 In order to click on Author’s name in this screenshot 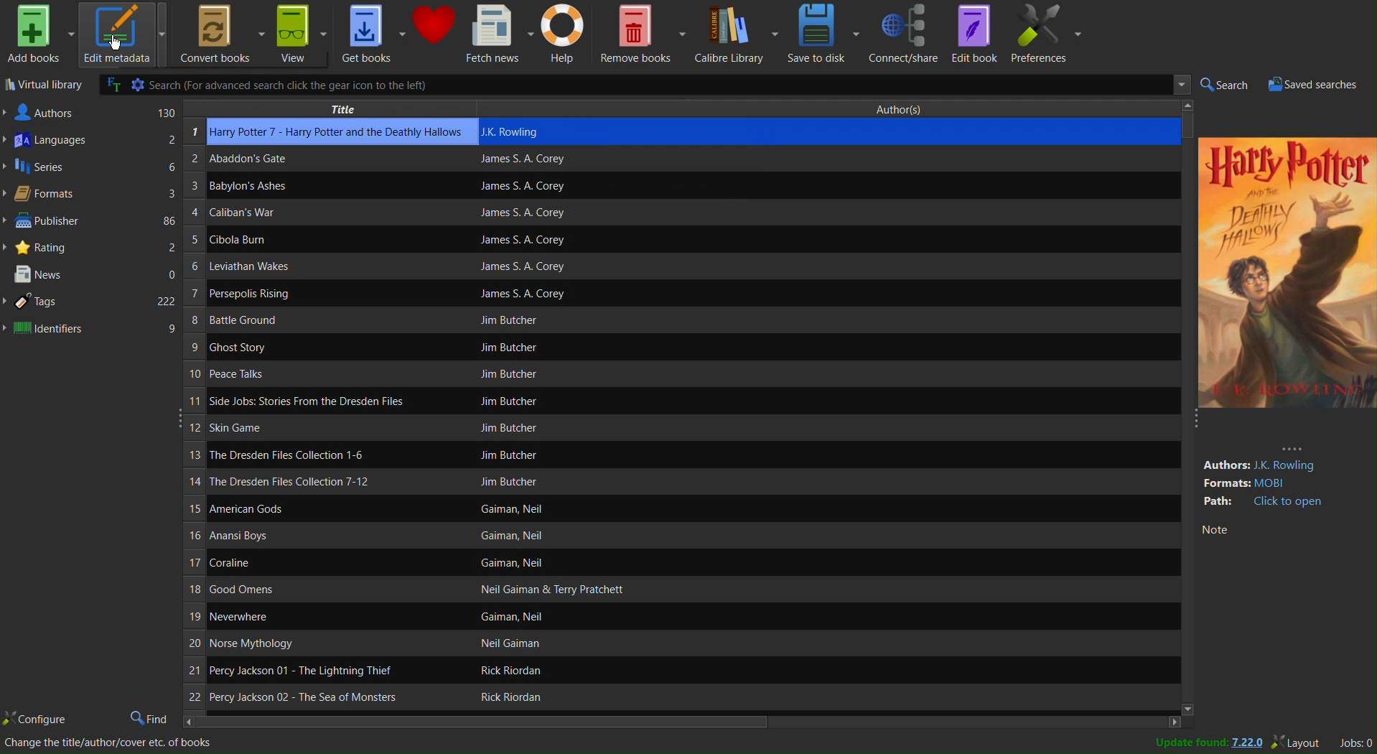, I will do `click(566, 698)`.